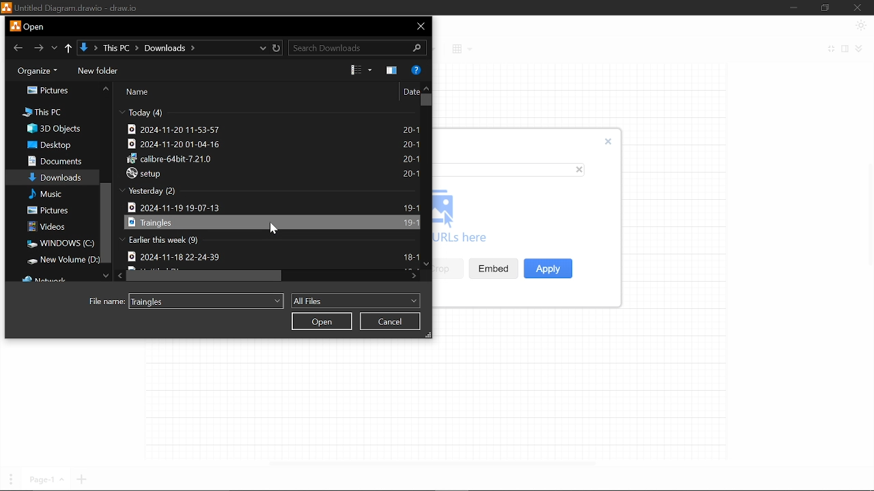 The image size is (874, 491). Describe the element at coordinates (46, 192) in the screenshot. I see `Misc` at that location.